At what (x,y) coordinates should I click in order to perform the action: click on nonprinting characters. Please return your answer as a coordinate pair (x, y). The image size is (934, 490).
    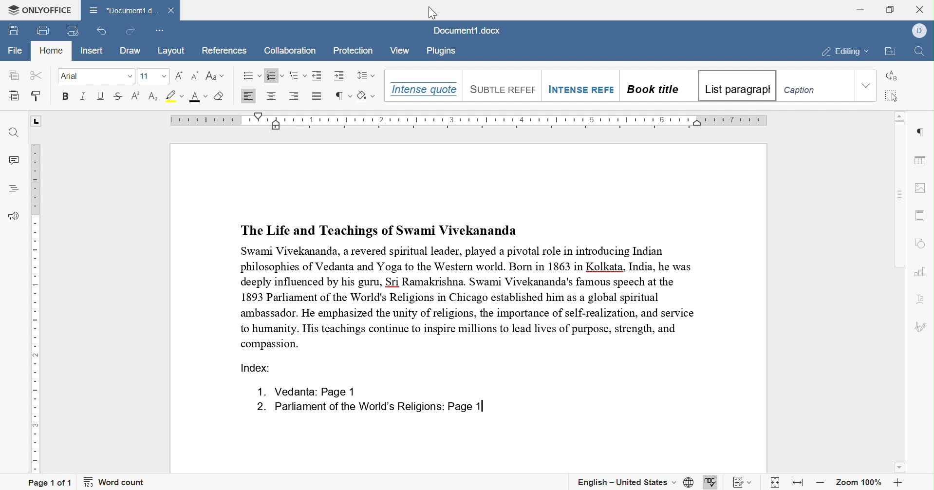
    Looking at the image, I should click on (342, 96).